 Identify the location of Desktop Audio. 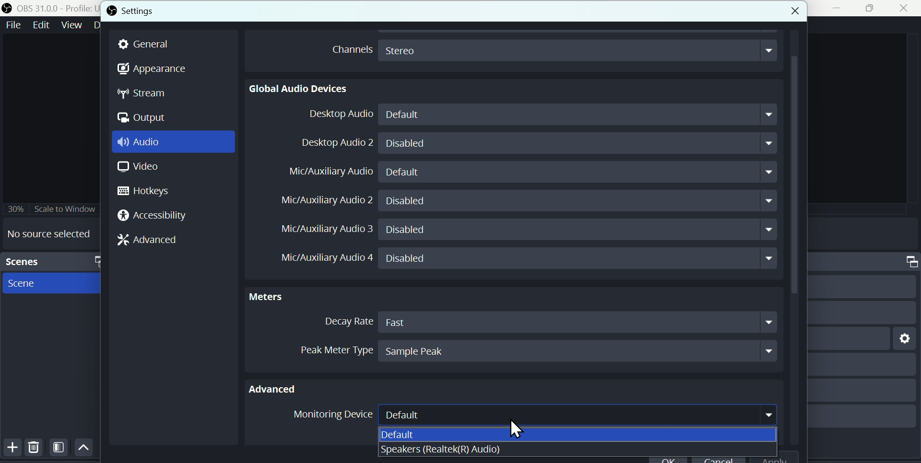
(337, 115).